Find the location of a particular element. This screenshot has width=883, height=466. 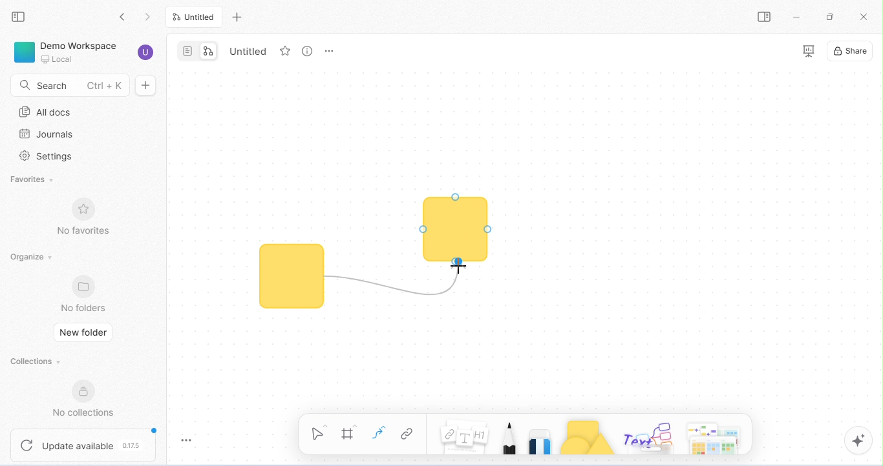

others is located at coordinates (650, 438).